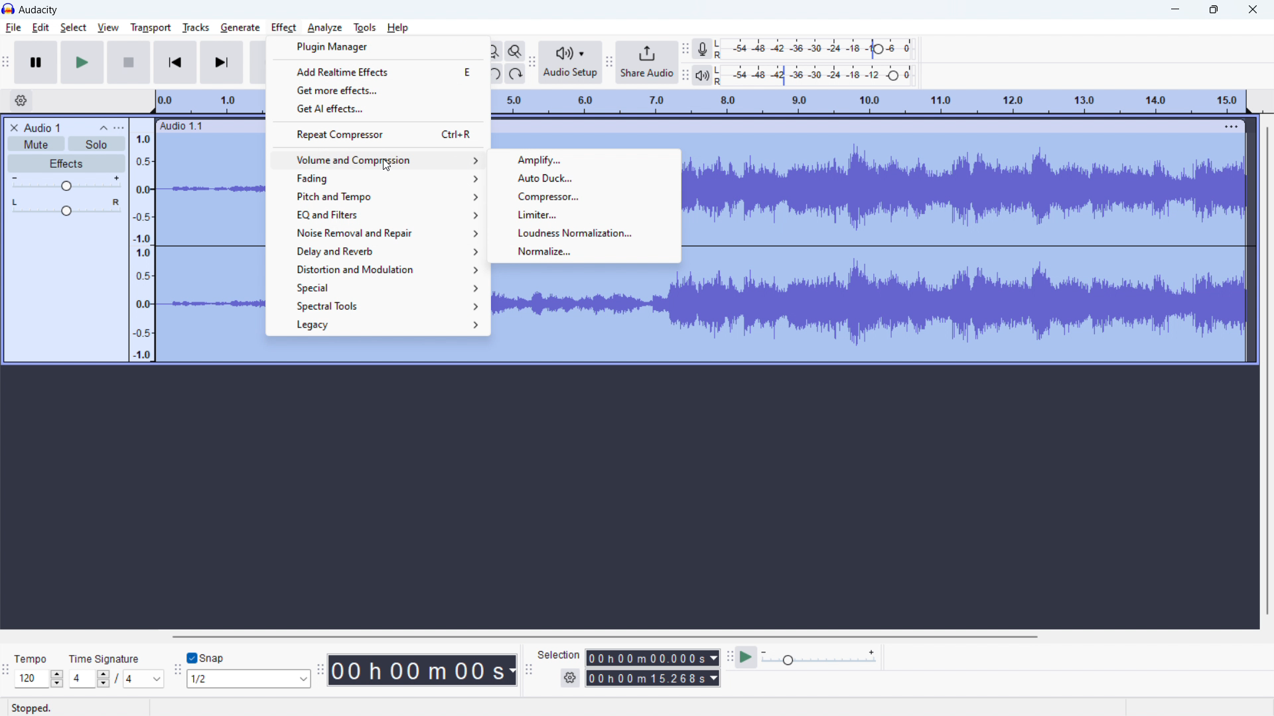 The width and height of the screenshot is (1274, 716). What do you see at coordinates (365, 28) in the screenshot?
I see `tools` at bounding box center [365, 28].